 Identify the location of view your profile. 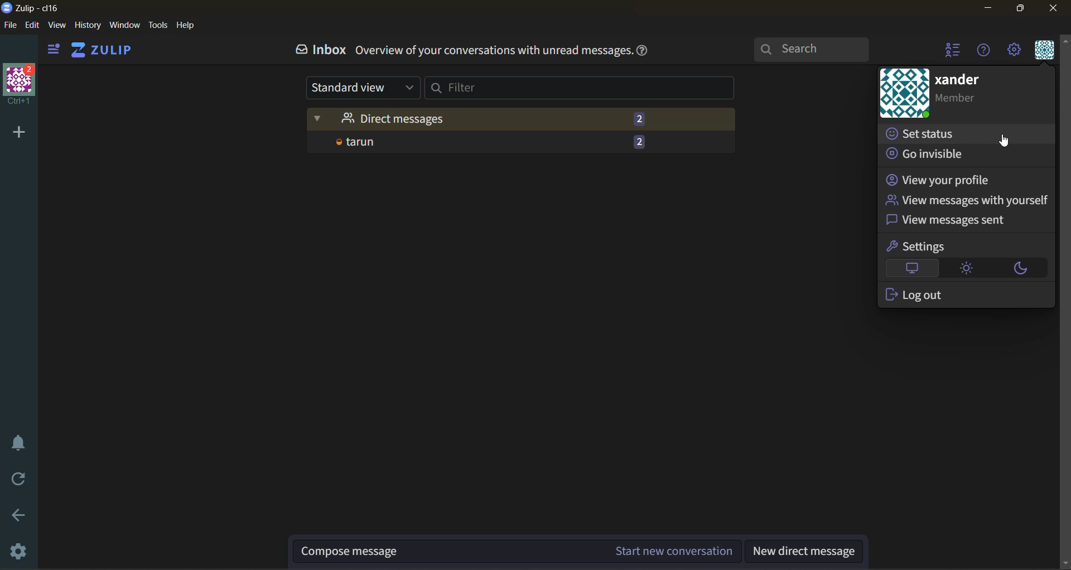
(939, 180).